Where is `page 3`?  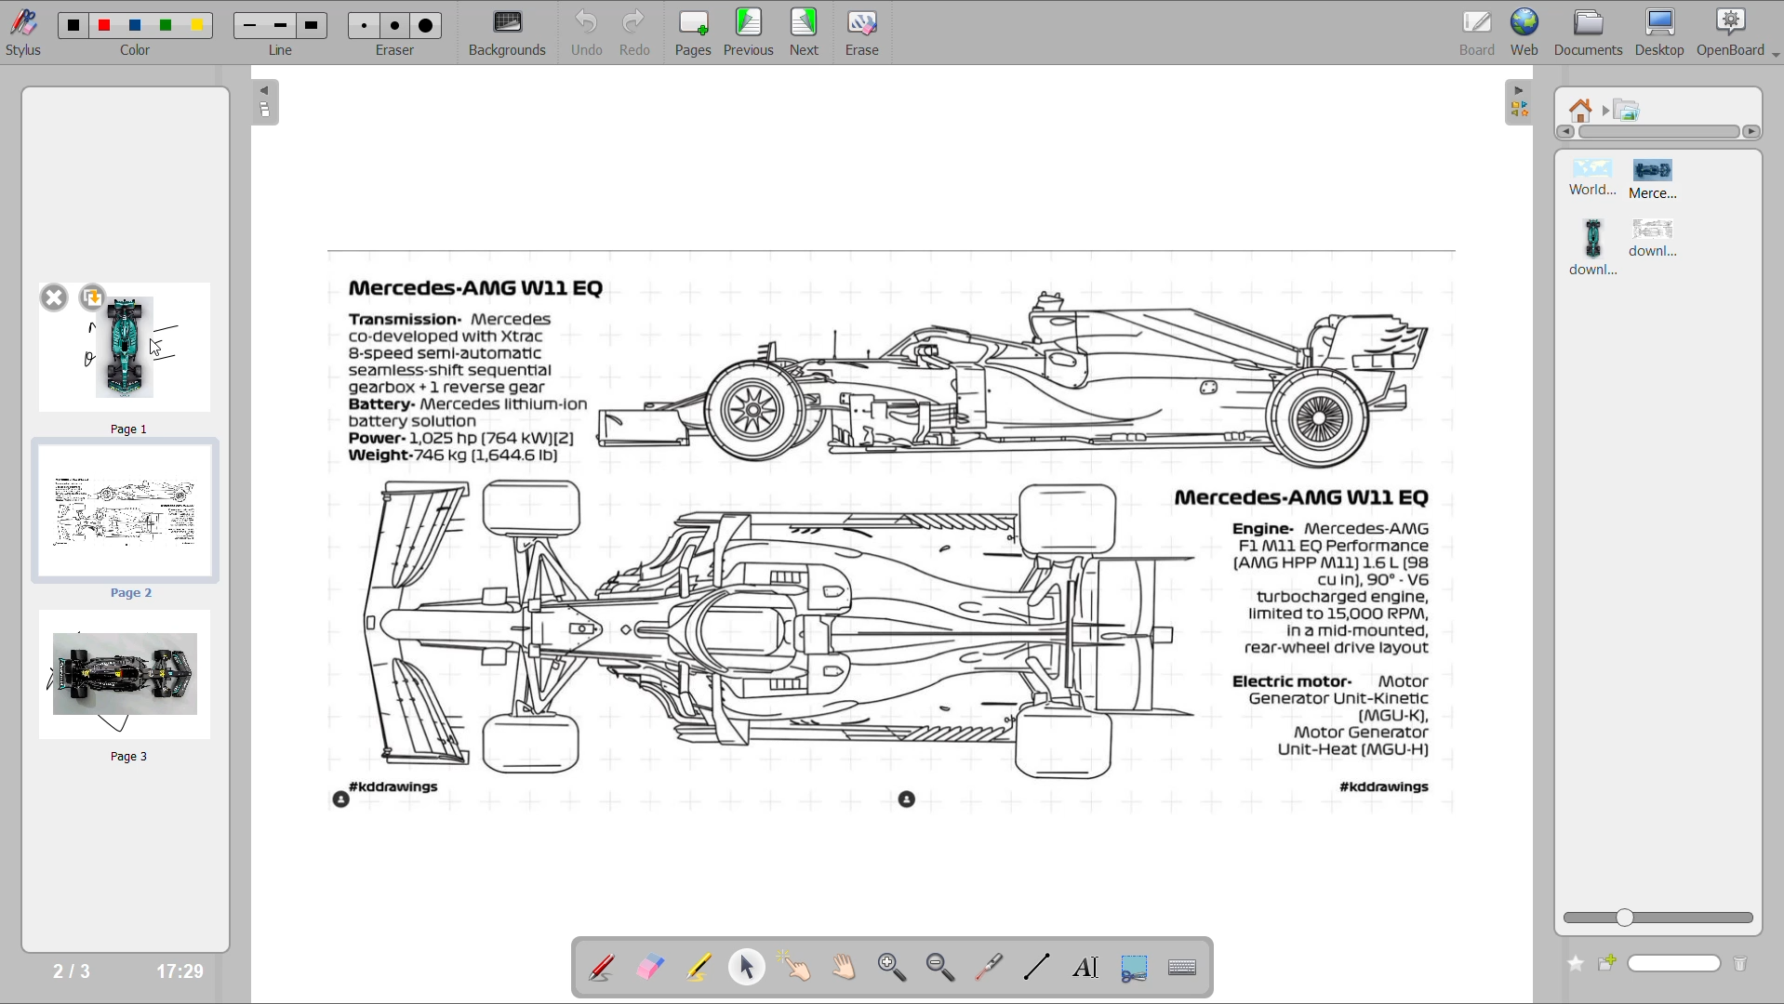
page 3 is located at coordinates (122, 685).